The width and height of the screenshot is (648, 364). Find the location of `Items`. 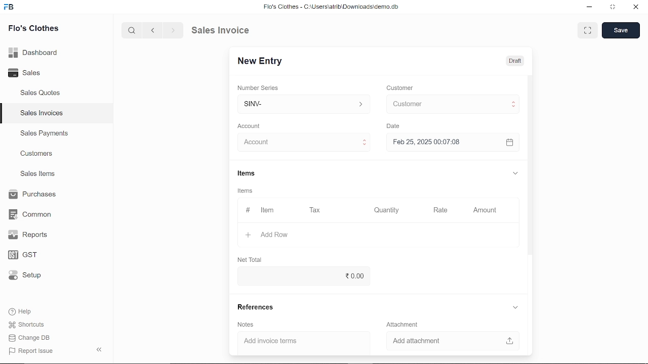

Items is located at coordinates (249, 173).